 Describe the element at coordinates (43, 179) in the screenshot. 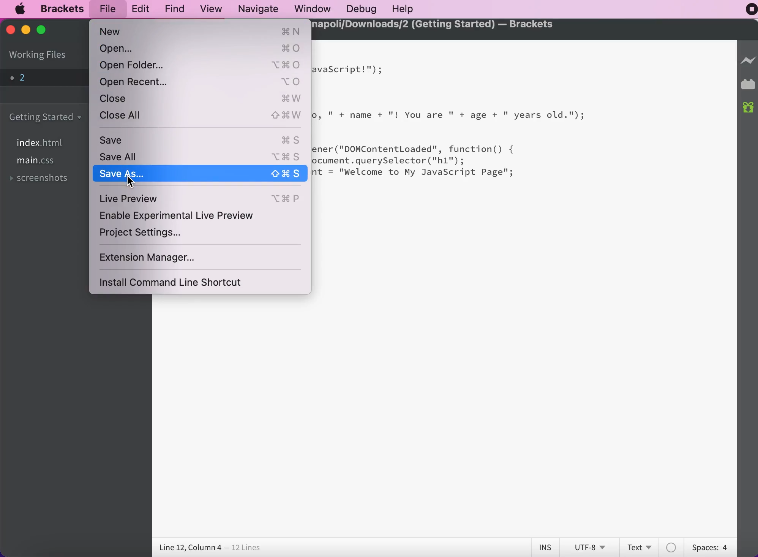

I see `screenshots` at that location.